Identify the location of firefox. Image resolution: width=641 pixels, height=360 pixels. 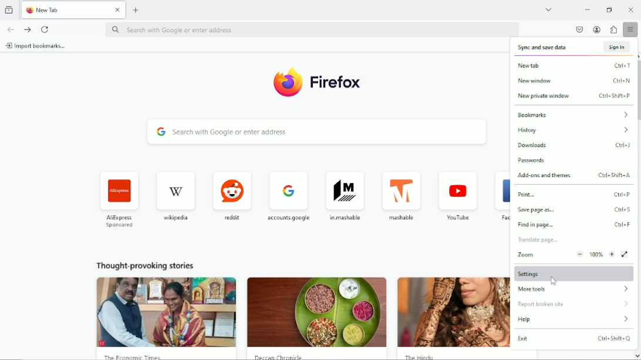
(339, 83).